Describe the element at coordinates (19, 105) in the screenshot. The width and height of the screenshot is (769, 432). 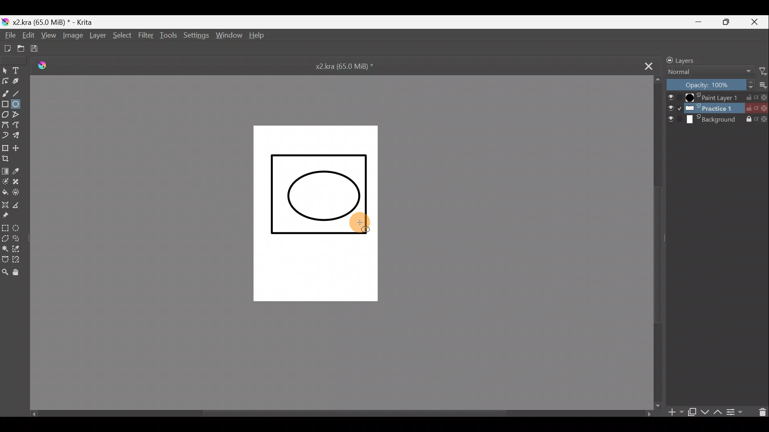
I see `Ellipse tool` at that location.